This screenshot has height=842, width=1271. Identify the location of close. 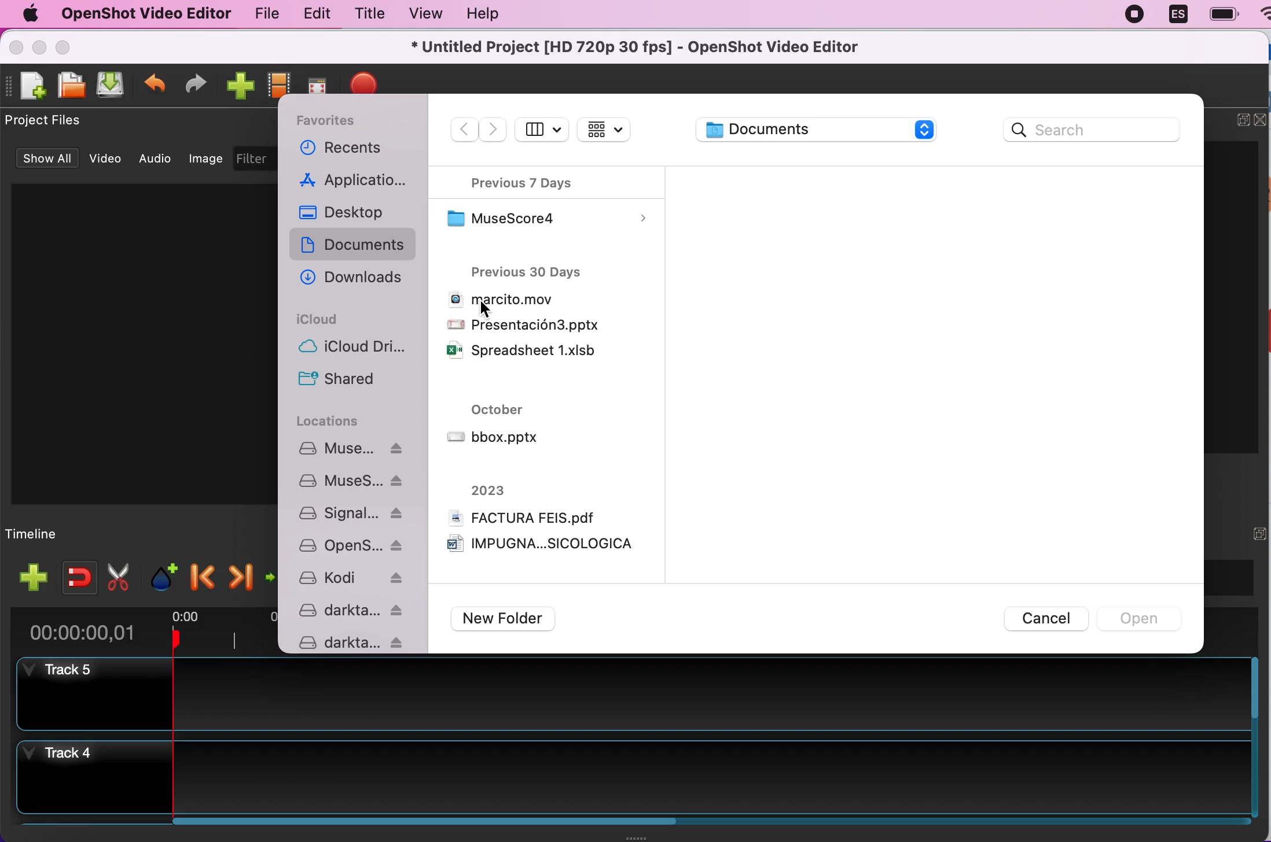
(15, 50).